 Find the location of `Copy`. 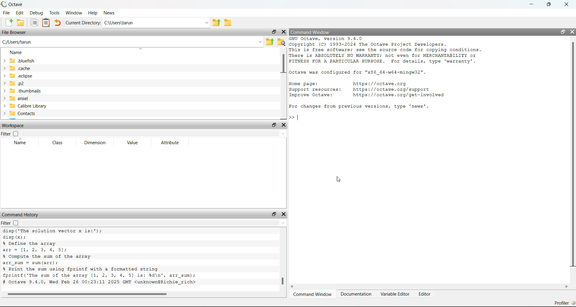

Copy is located at coordinates (35, 23).